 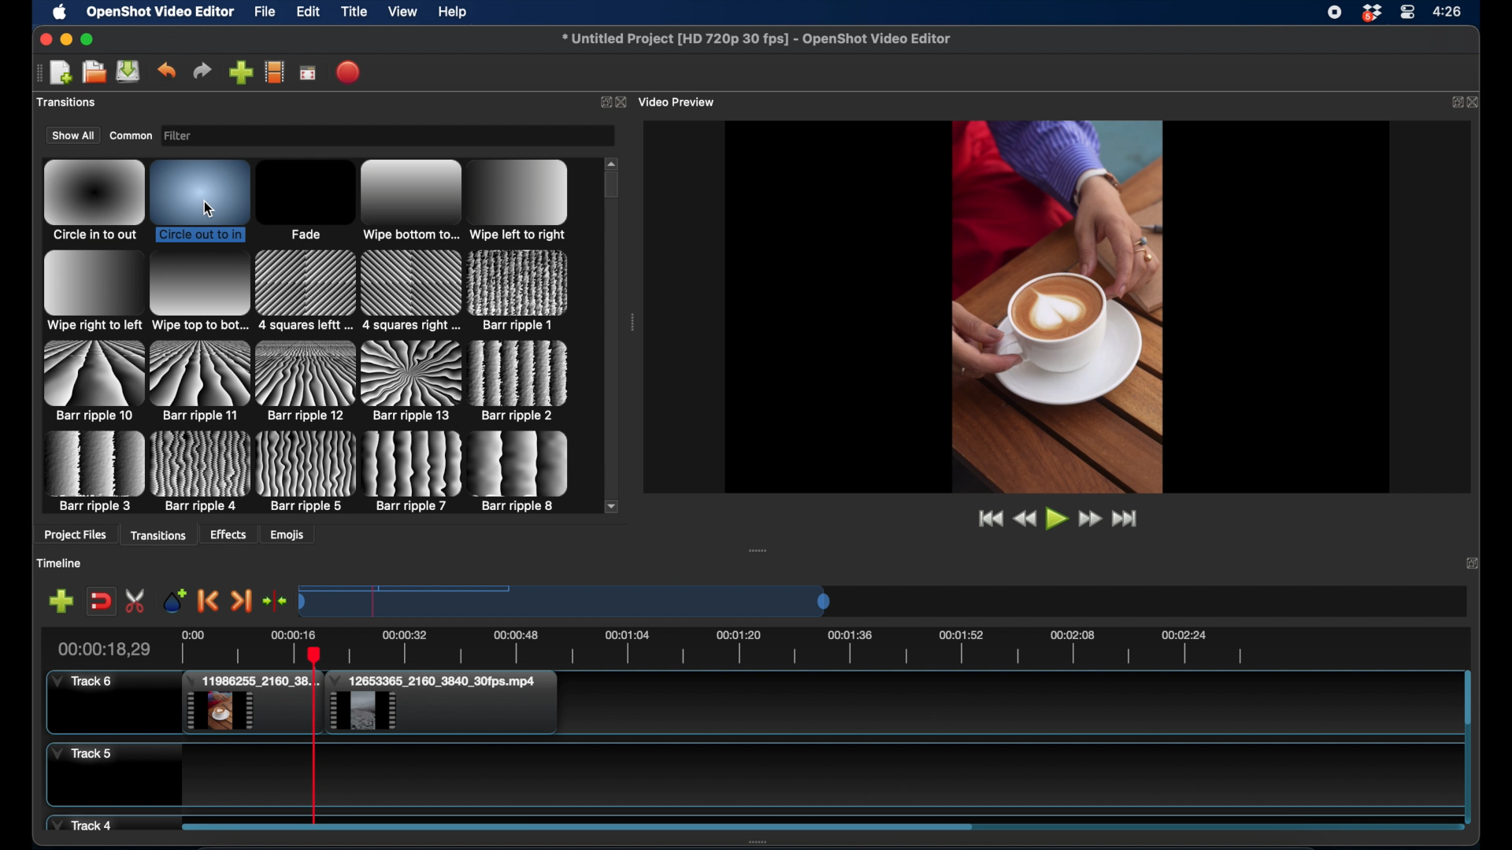 What do you see at coordinates (241, 601) in the screenshot?
I see `next marker` at bounding box center [241, 601].